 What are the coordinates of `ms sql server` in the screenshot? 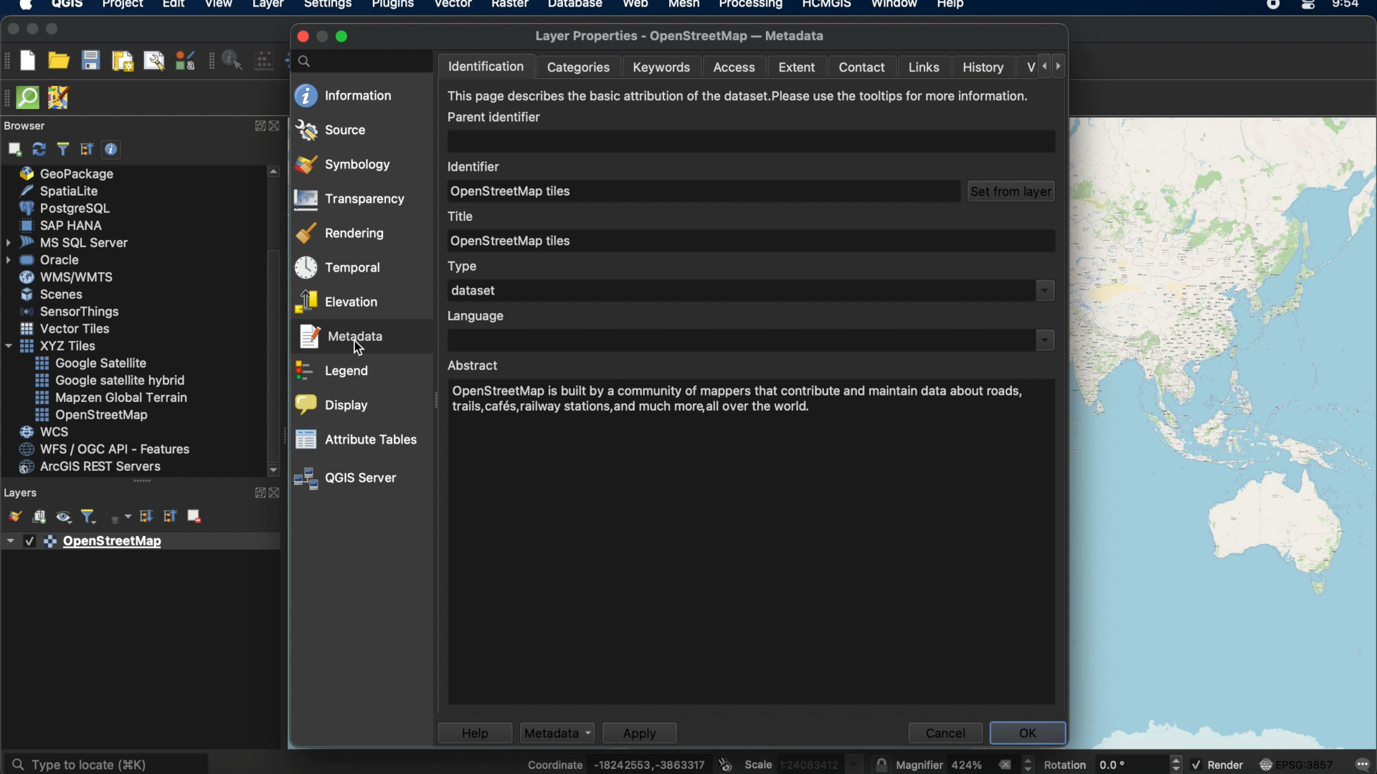 It's located at (66, 243).